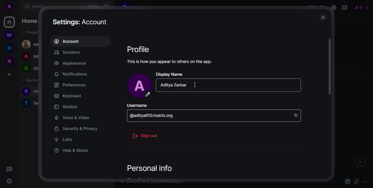 This screenshot has width=373, height=188. Describe the element at coordinates (71, 74) in the screenshot. I see `notifications` at that location.